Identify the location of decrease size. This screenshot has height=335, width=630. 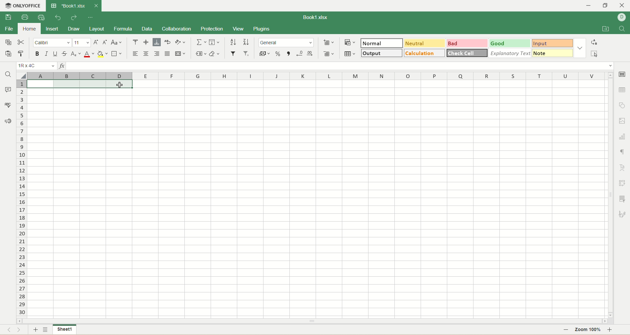
(106, 43).